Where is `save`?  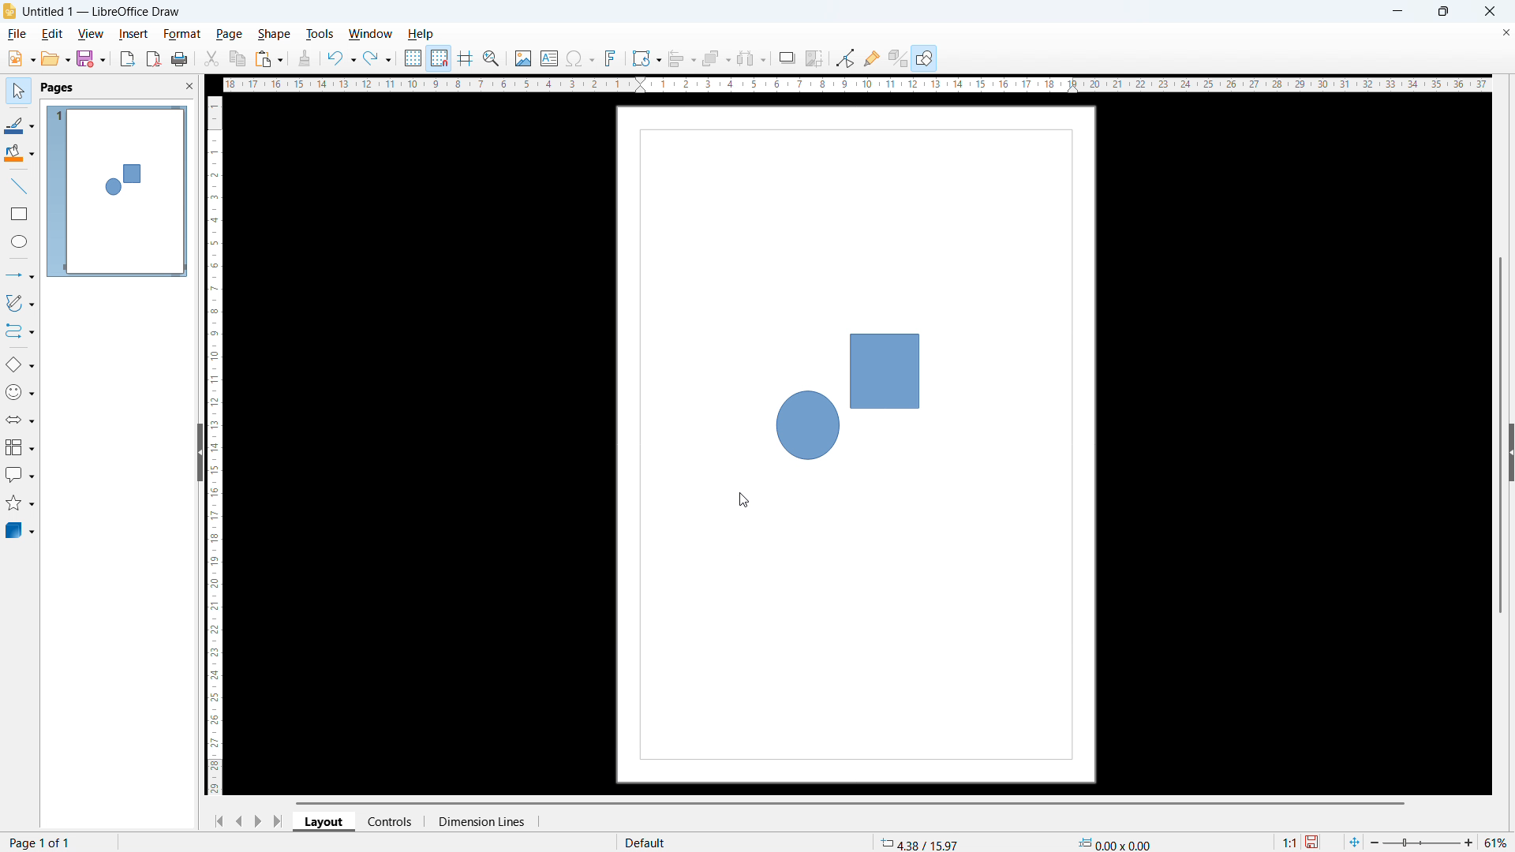
save is located at coordinates (1315, 843).